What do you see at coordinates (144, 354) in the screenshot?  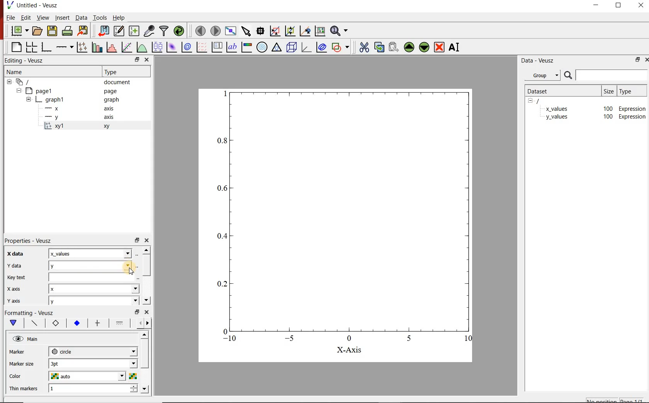 I see `vertical scrollbar` at bounding box center [144, 354].